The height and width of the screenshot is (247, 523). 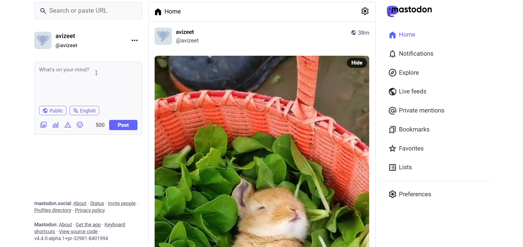 What do you see at coordinates (67, 36) in the screenshot?
I see `avizeet` at bounding box center [67, 36].